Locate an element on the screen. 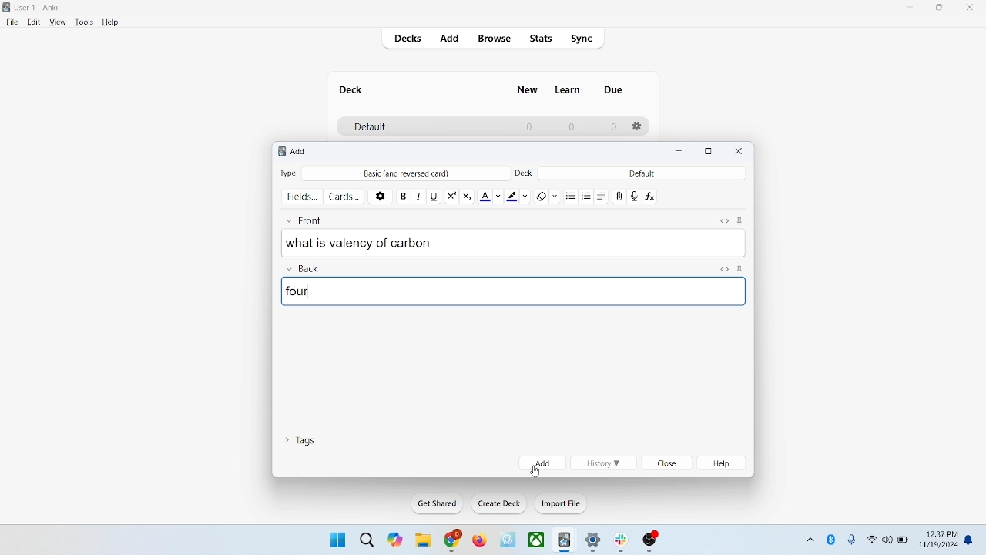  browse is located at coordinates (493, 38).